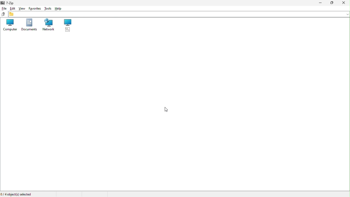  I want to click on Mouse, so click(162, 110).